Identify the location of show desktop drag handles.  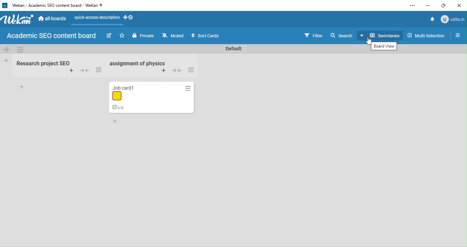
(129, 19).